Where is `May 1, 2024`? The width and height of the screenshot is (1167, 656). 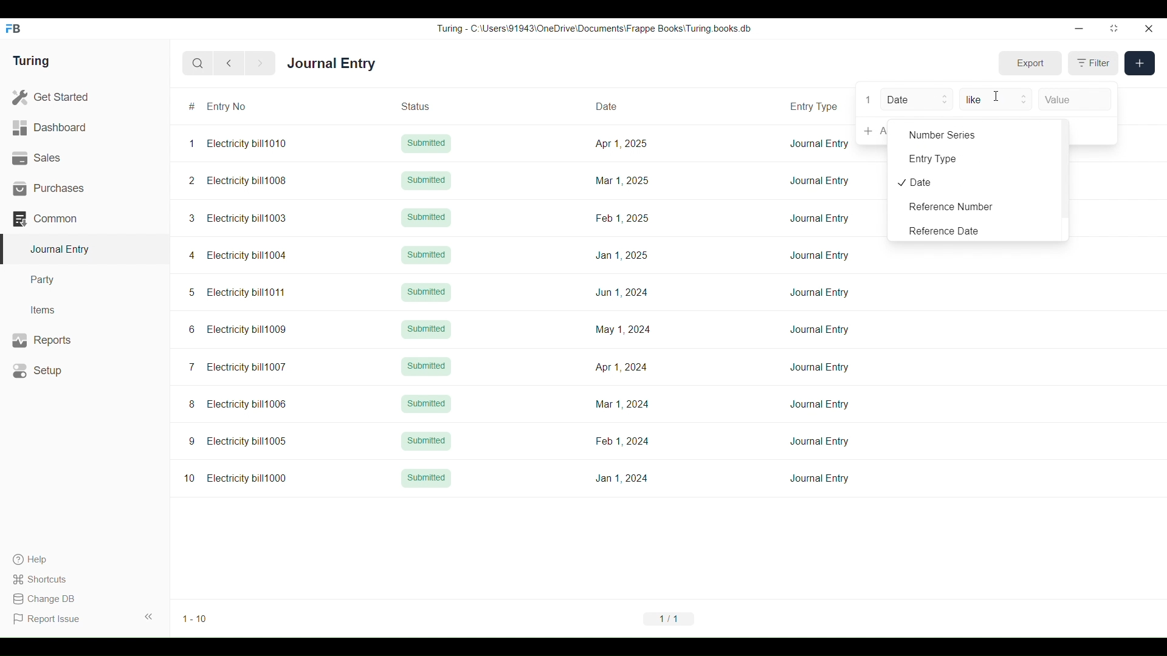 May 1, 2024 is located at coordinates (622, 329).